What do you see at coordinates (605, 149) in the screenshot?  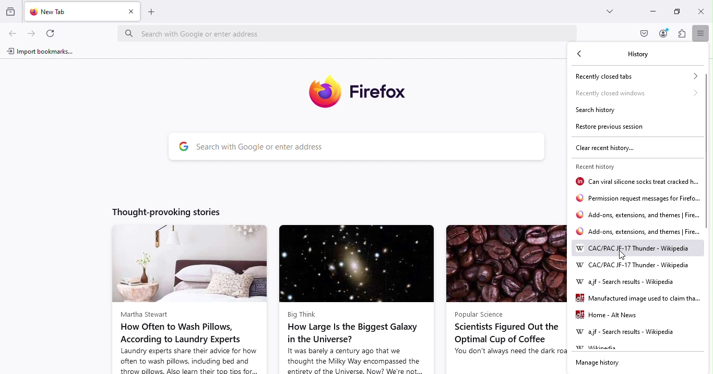 I see `Clear recent history` at bounding box center [605, 149].